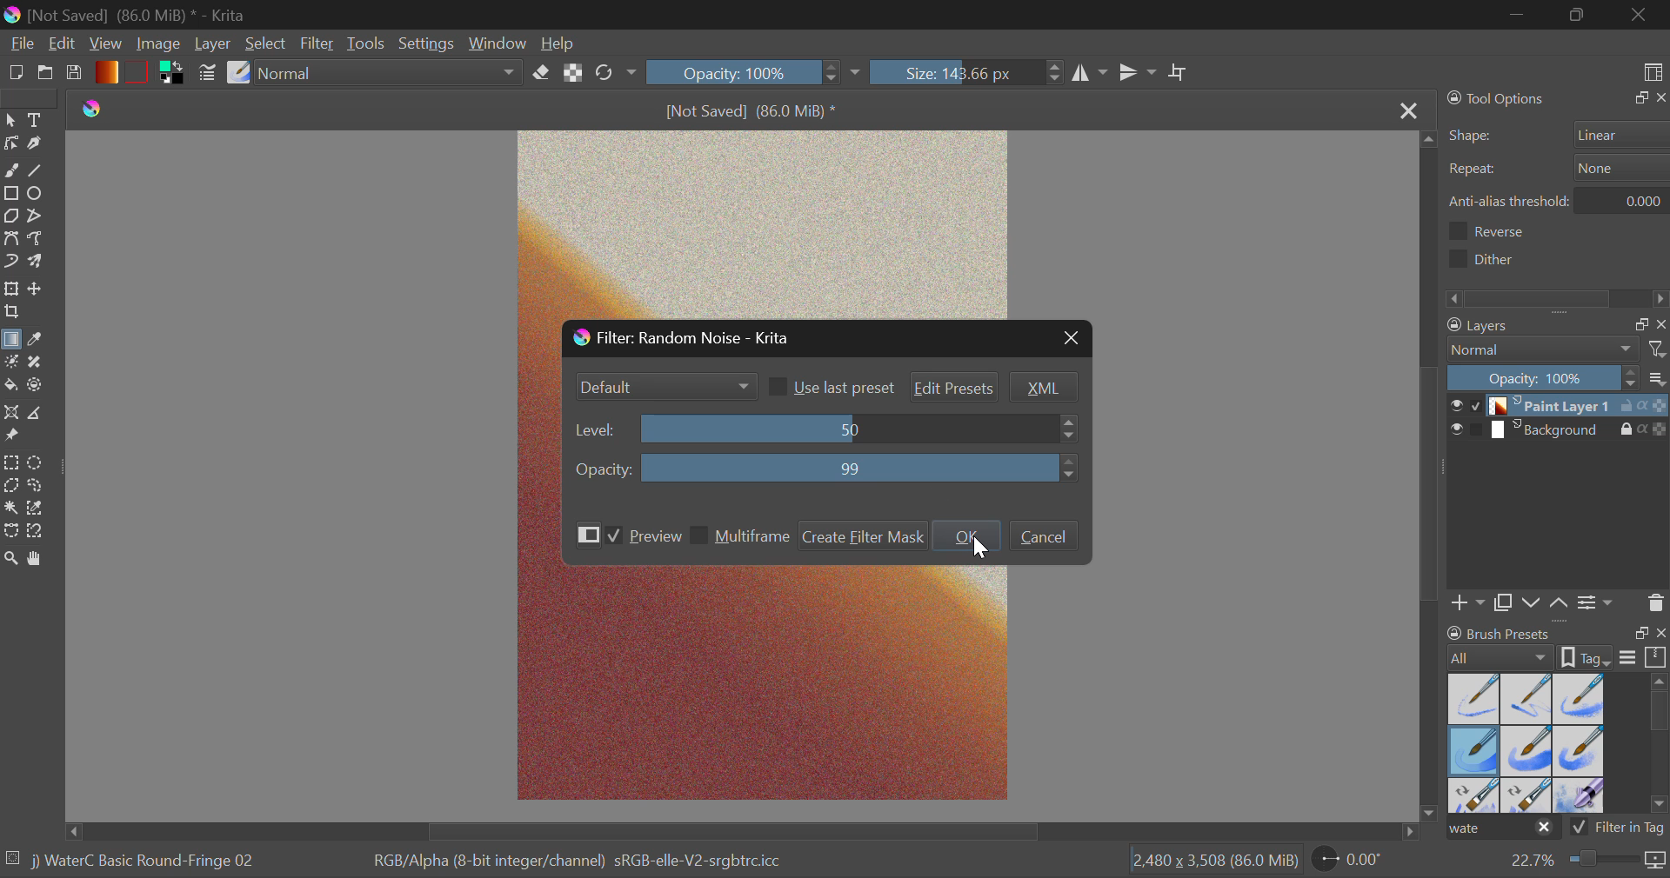 The width and height of the screenshot is (1670, 878). Describe the element at coordinates (558, 41) in the screenshot. I see `Help` at that location.